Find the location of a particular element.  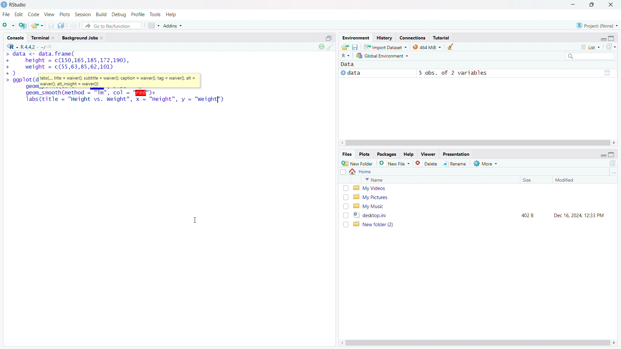

size is located at coordinates (534, 180).